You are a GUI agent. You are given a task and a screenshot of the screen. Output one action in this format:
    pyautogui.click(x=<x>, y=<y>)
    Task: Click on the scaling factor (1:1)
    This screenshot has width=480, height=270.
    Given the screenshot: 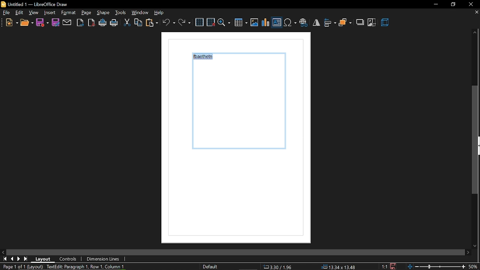 What is the action you would take?
    pyautogui.click(x=384, y=266)
    